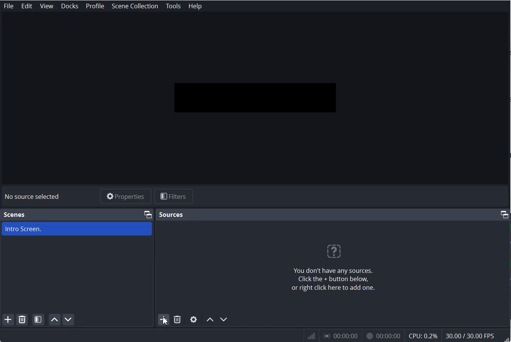 The height and width of the screenshot is (342, 511). What do you see at coordinates (168, 321) in the screenshot?
I see `Cursor` at bounding box center [168, 321].